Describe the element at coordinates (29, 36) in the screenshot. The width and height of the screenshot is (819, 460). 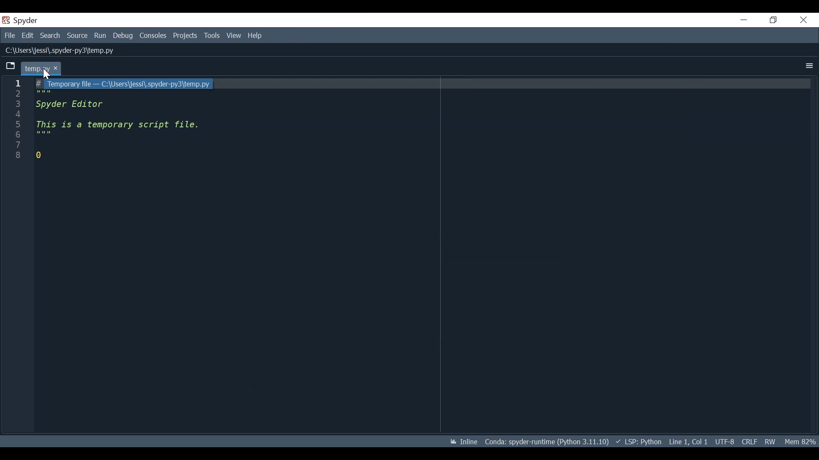
I see `Edit` at that location.